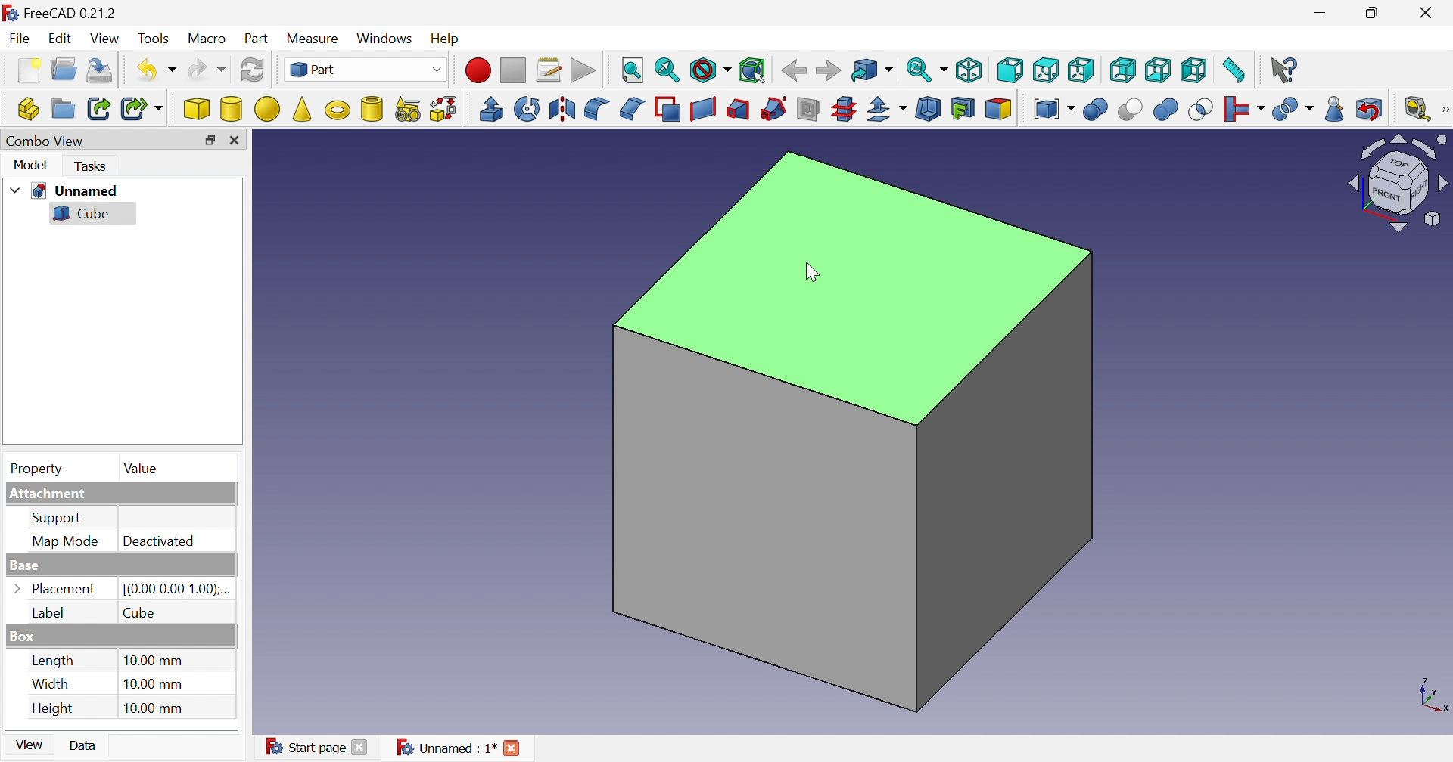 The image size is (1453, 762). I want to click on Fit selection, so click(667, 68).